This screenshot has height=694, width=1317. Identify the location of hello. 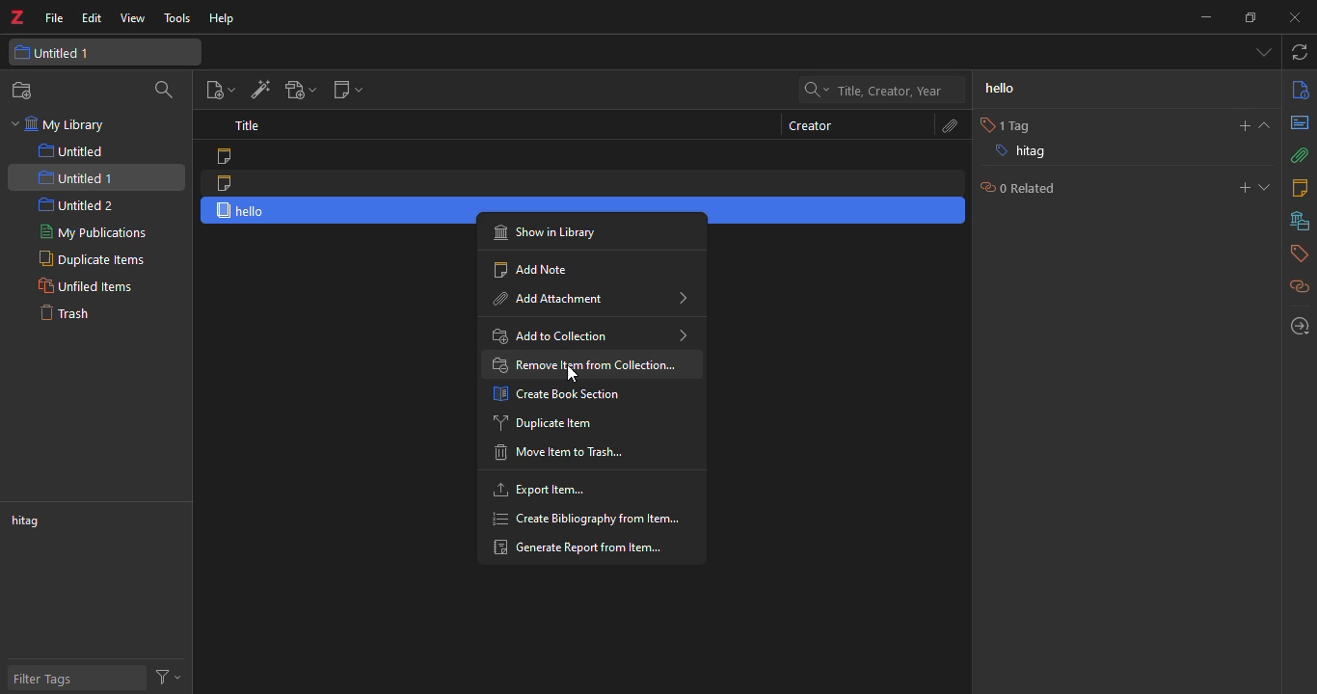
(1014, 88).